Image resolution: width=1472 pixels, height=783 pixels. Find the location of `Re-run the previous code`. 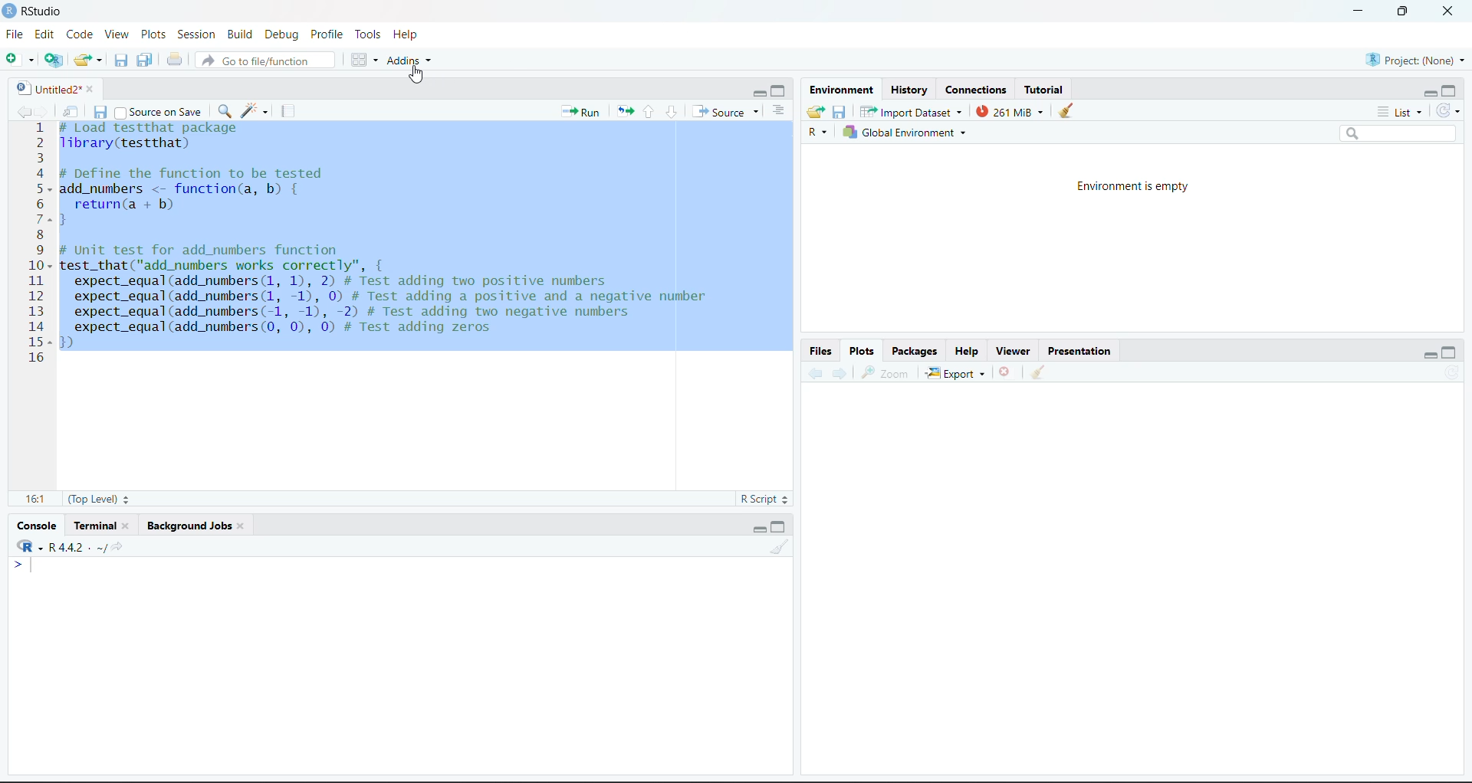

Re-run the previous code is located at coordinates (623, 110).